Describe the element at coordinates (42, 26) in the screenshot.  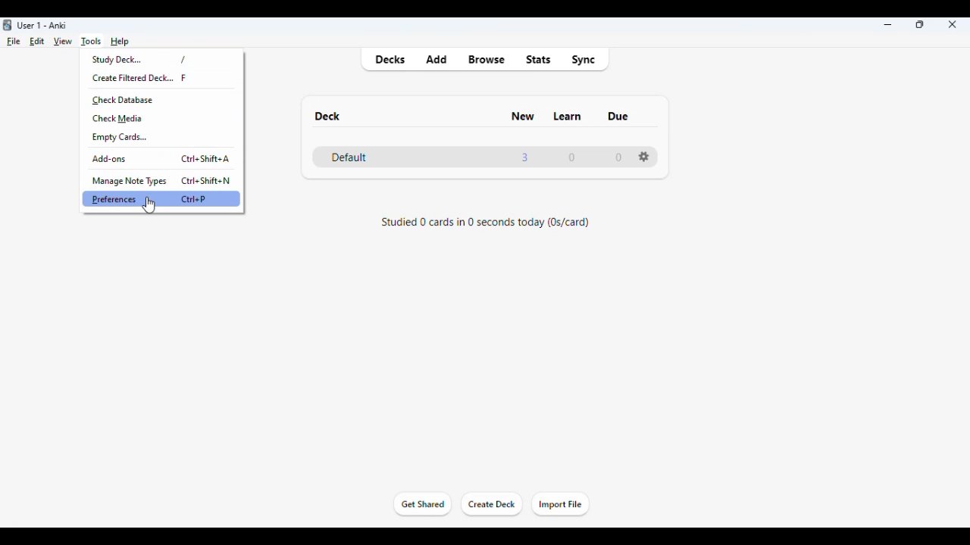
I see `Use 1 - Anki` at that location.